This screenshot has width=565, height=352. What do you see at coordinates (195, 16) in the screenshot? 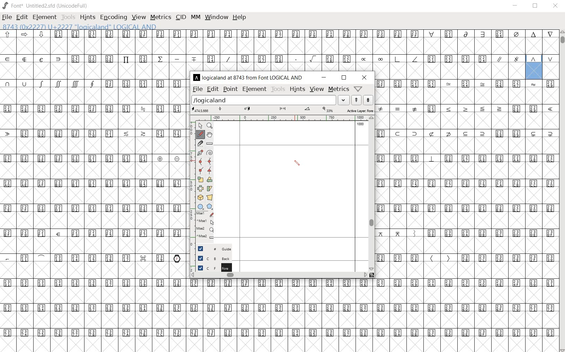
I see `mm` at bounding box center [195, 16].